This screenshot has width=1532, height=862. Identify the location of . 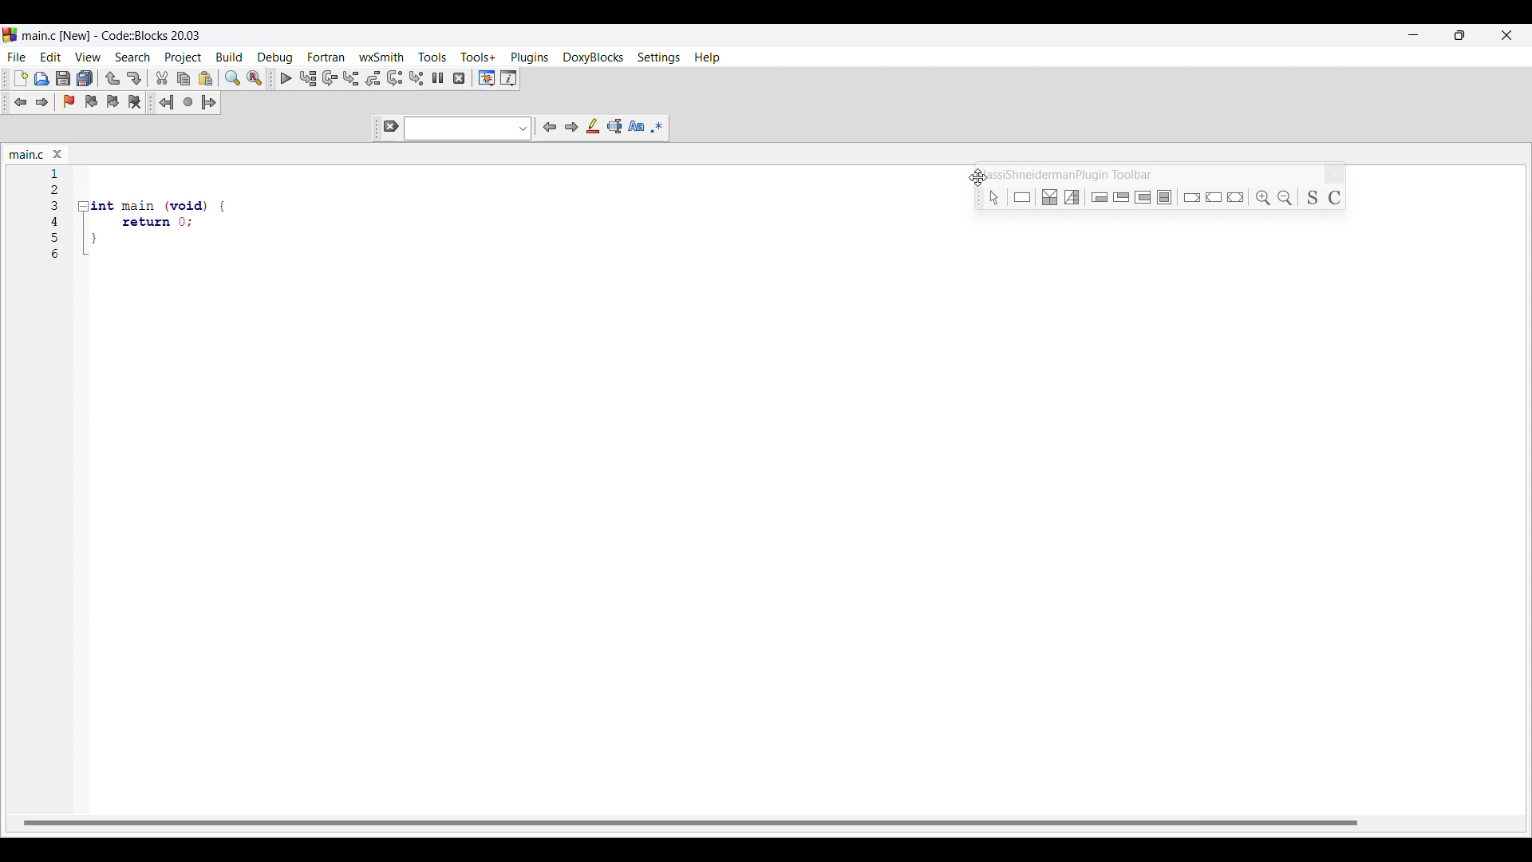
(990, 196).